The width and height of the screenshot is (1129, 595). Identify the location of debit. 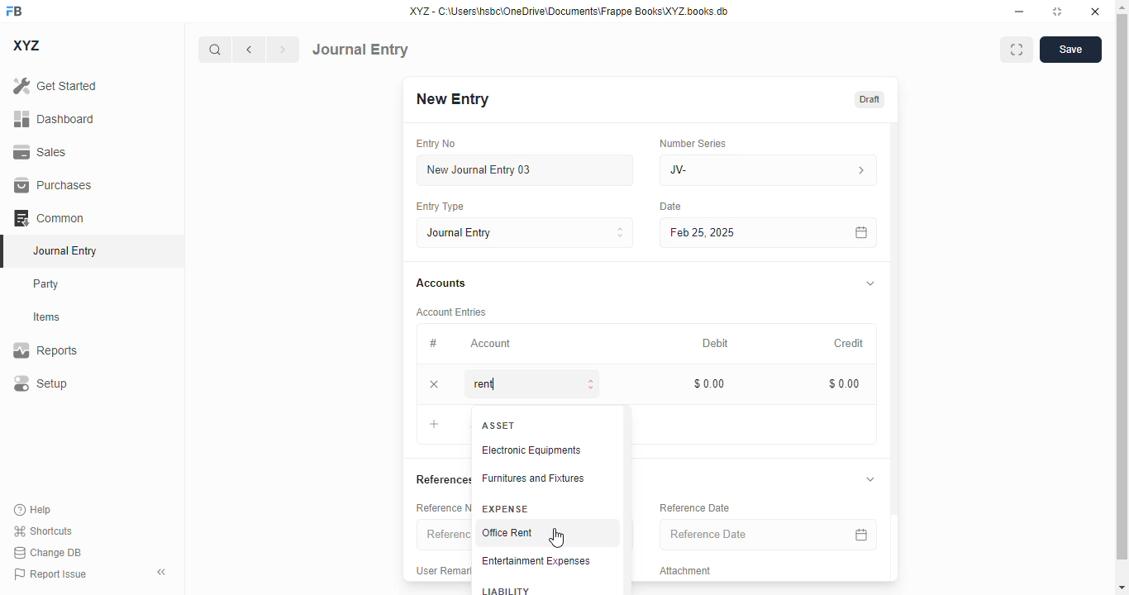
(714, 343).